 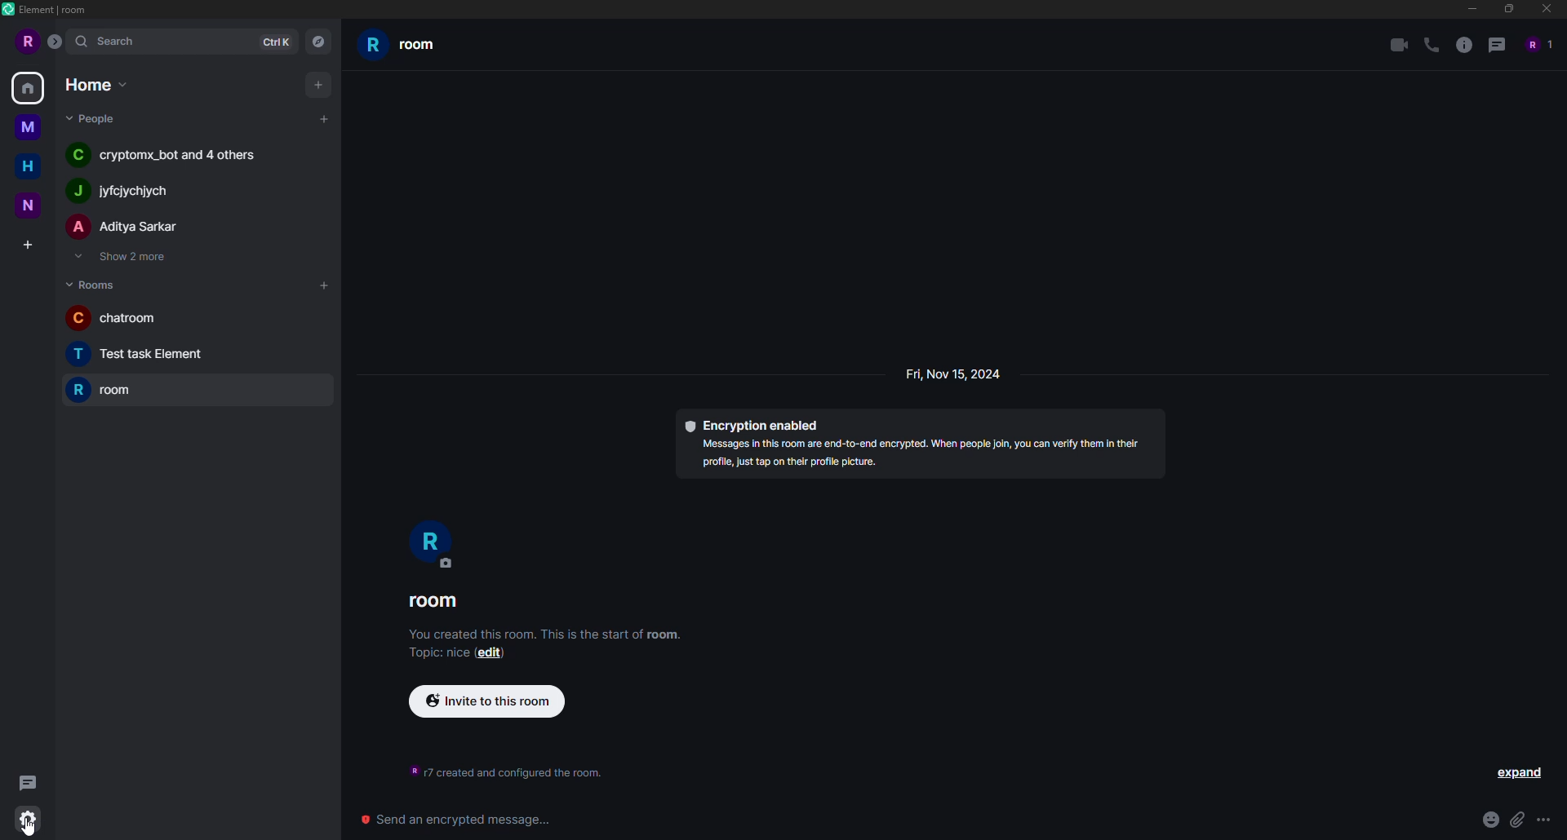 What do you see at coordinates (139, 231) in the screenshot?
I see `A Aditya Sarkar` at bounding box center [139, 231].